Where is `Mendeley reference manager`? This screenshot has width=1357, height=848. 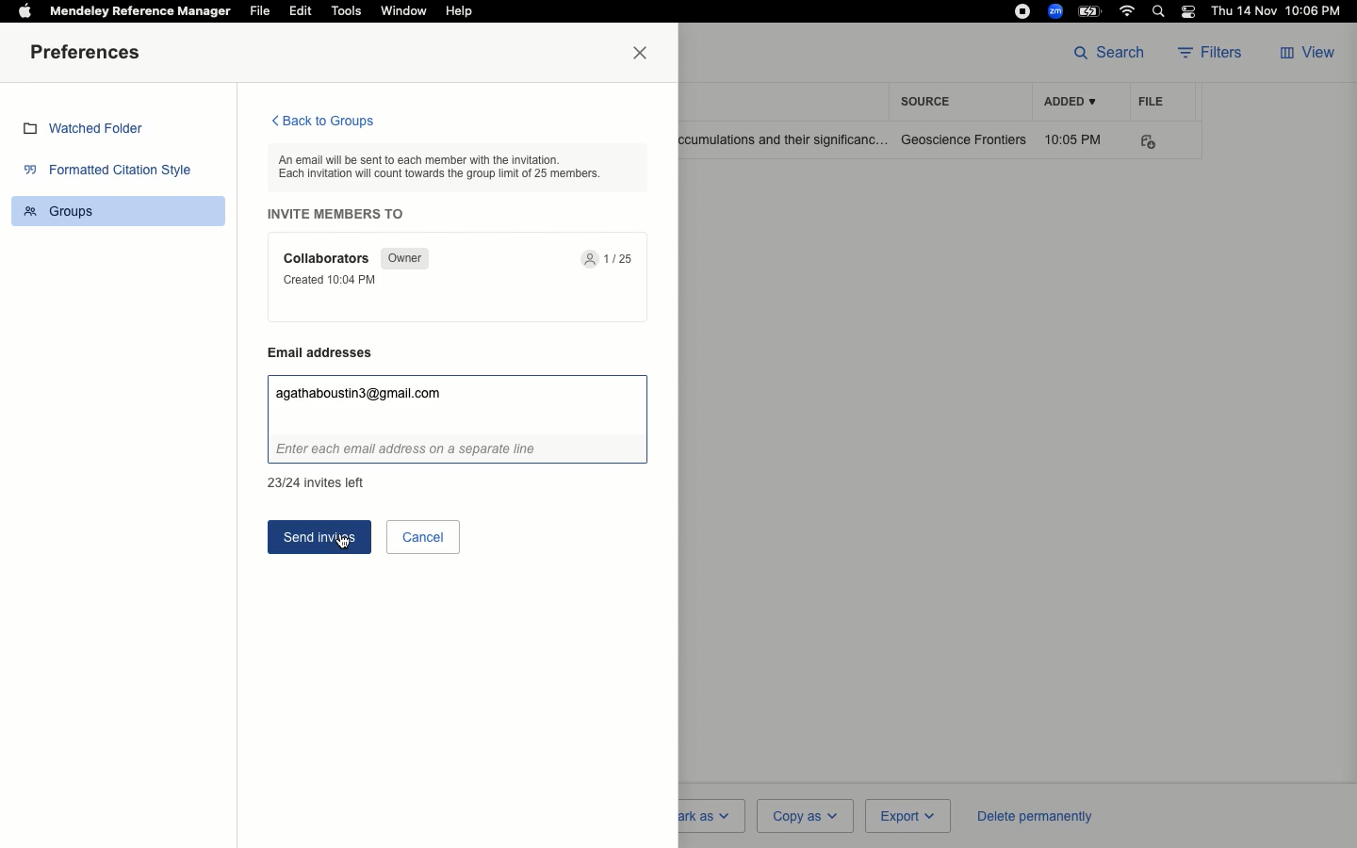
Mendeley reference manager is located at coordinates (141, 11).